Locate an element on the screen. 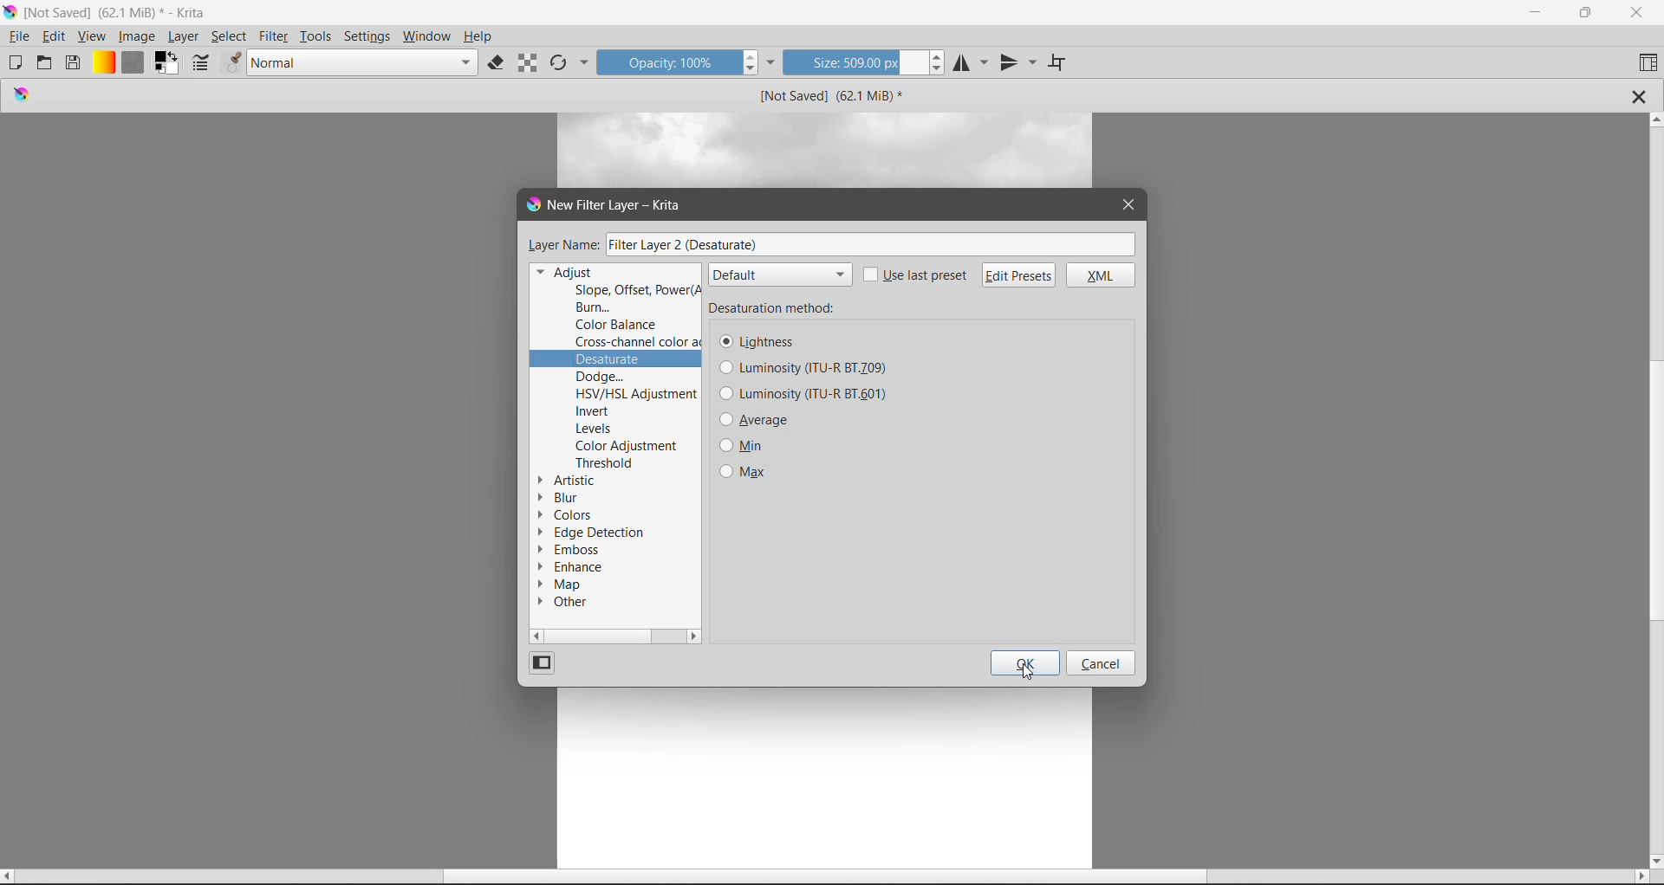  Close is located at coordinates (1639, 13).